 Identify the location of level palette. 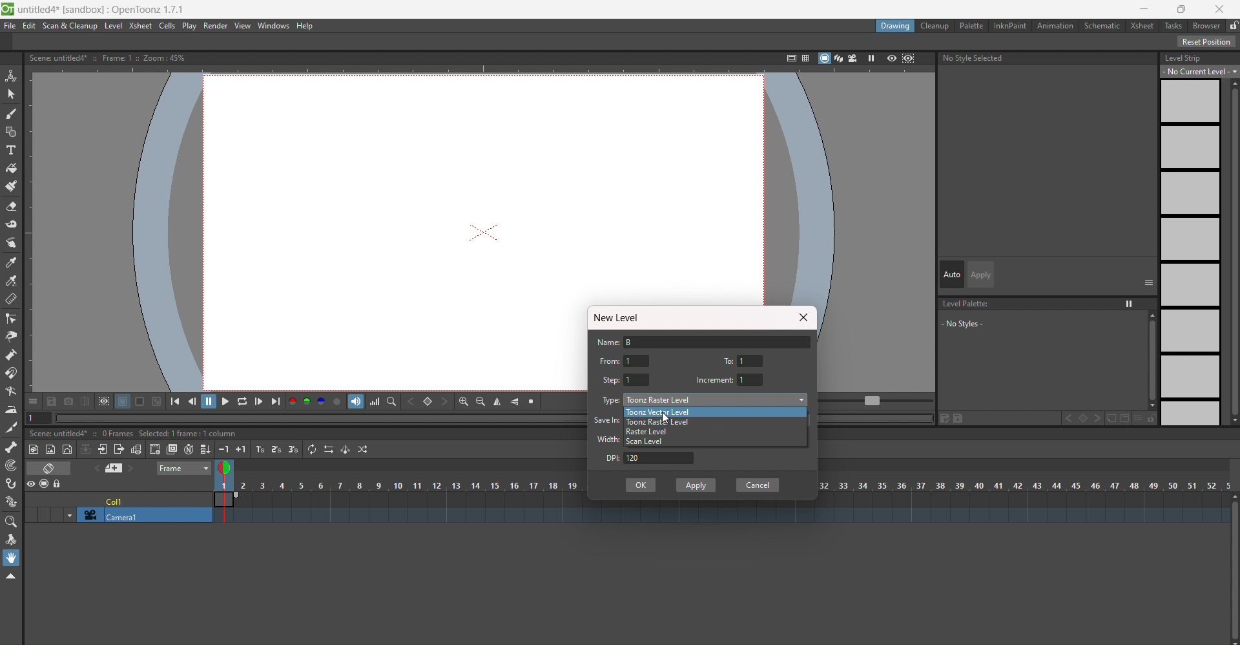
(967, 304).